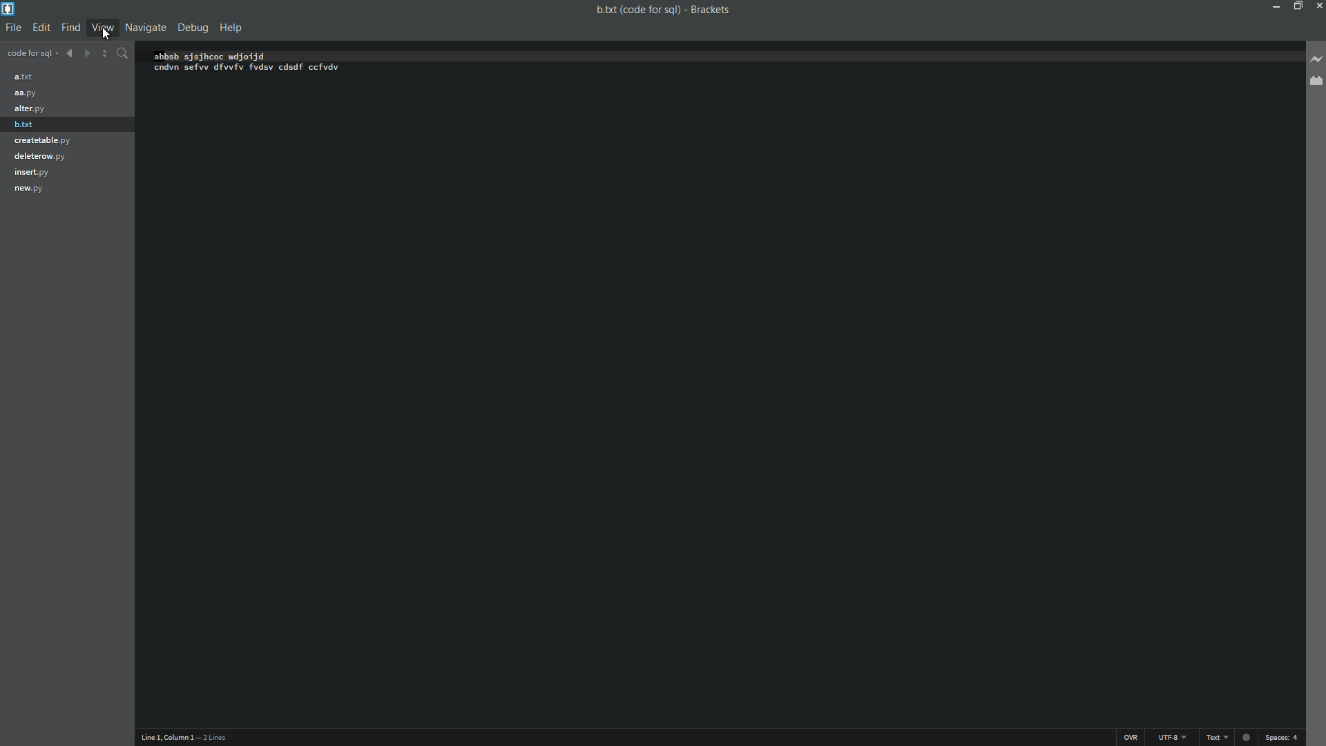 The width and height of the screenshot is (1326, 746). Describe the element at coordinates (637, 10) in the screenshot. I see `File name` at that location.